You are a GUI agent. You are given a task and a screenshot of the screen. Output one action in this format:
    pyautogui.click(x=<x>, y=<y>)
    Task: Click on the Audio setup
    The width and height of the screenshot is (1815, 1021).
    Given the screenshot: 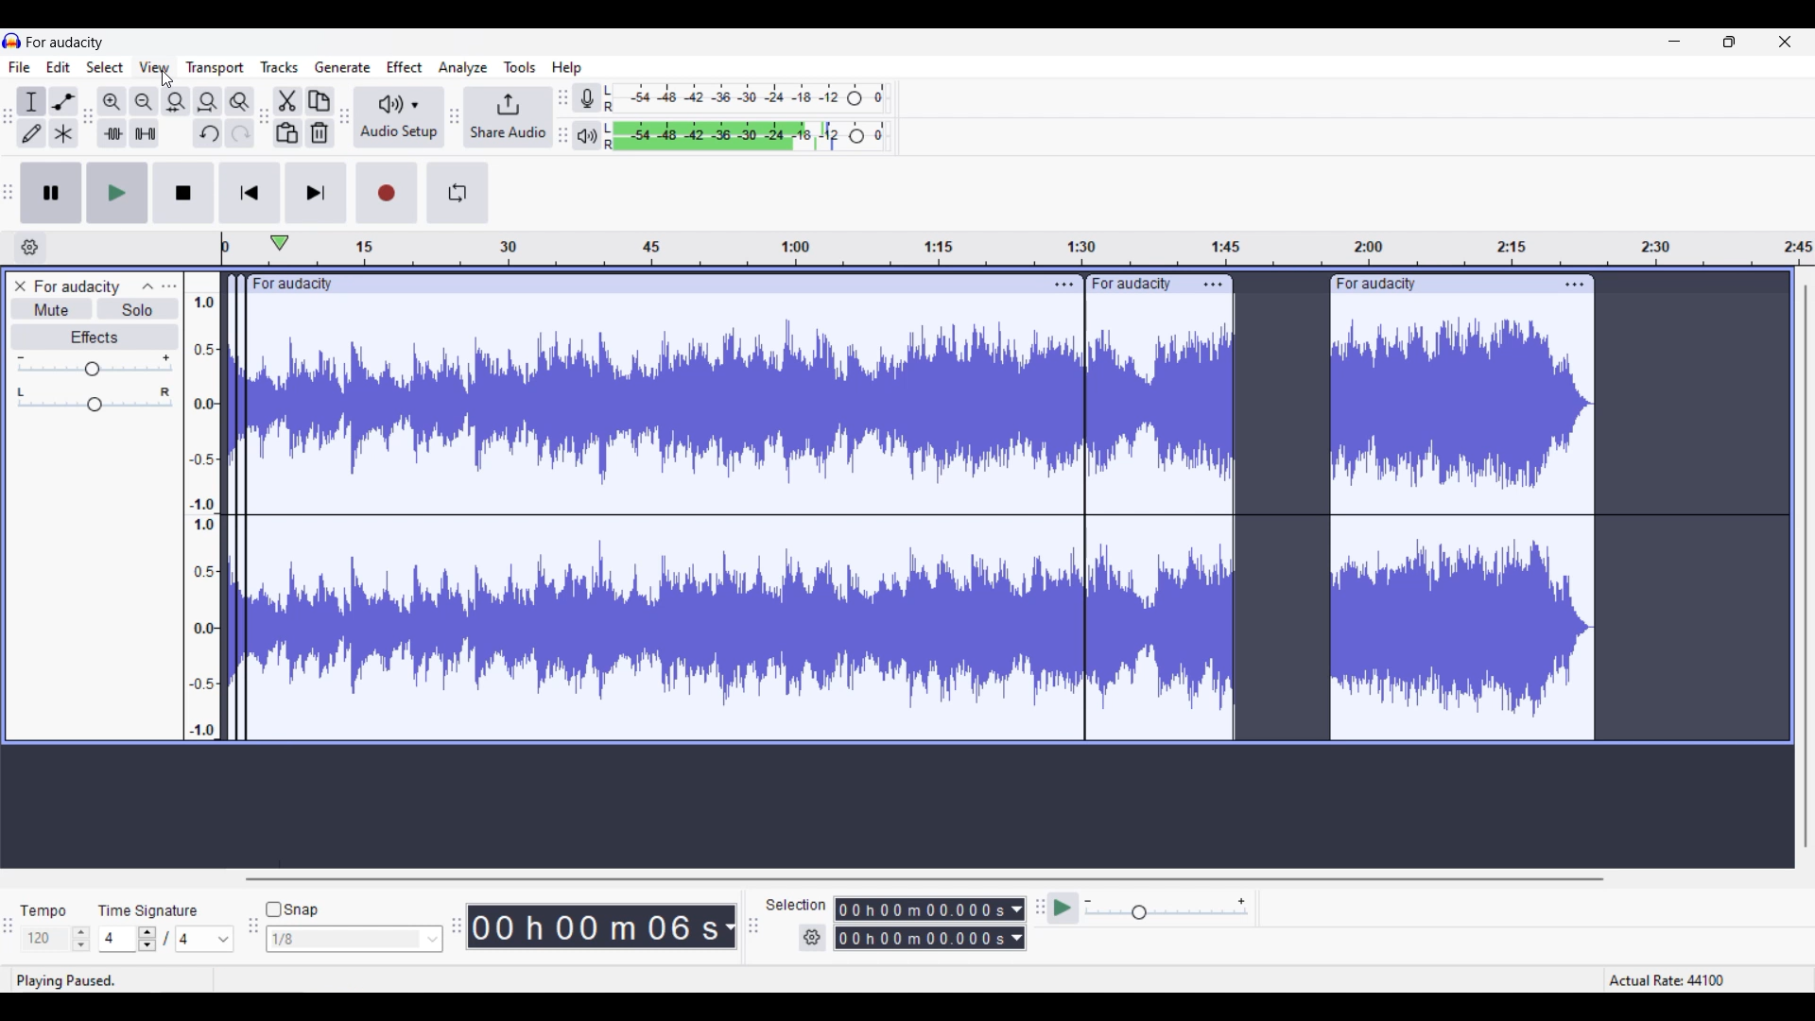 What is the action you would take?
    pyautogui.click(x=401, y=117)
    